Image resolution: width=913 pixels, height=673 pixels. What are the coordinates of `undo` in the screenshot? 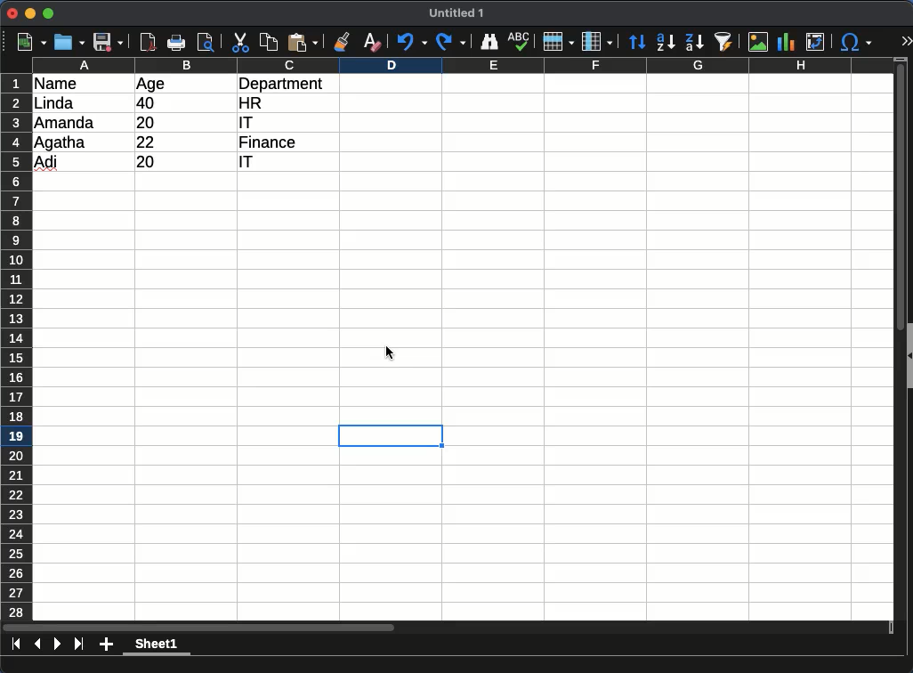 It's located at (412, 43).